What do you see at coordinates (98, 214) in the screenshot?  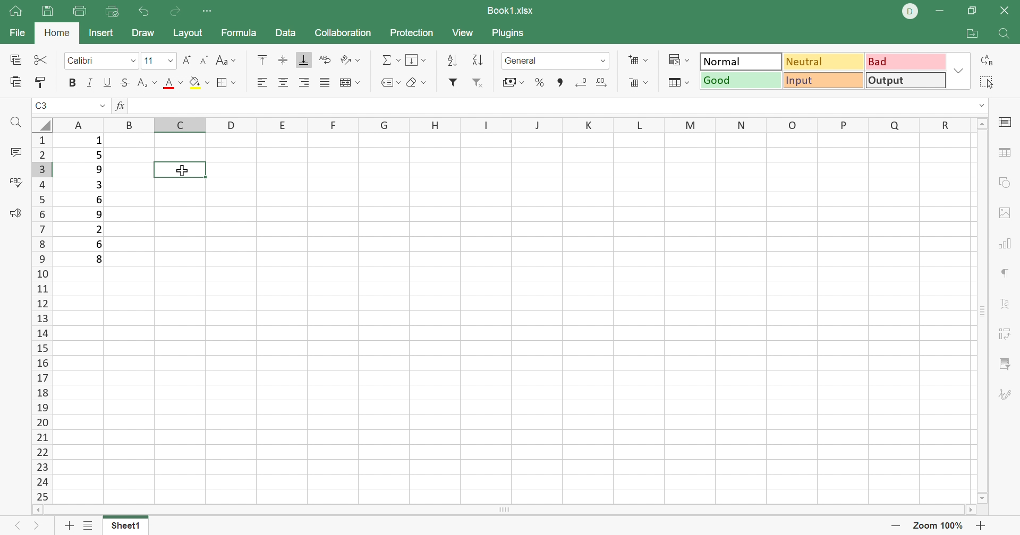 I see `9` at bounding box center [98, 214].